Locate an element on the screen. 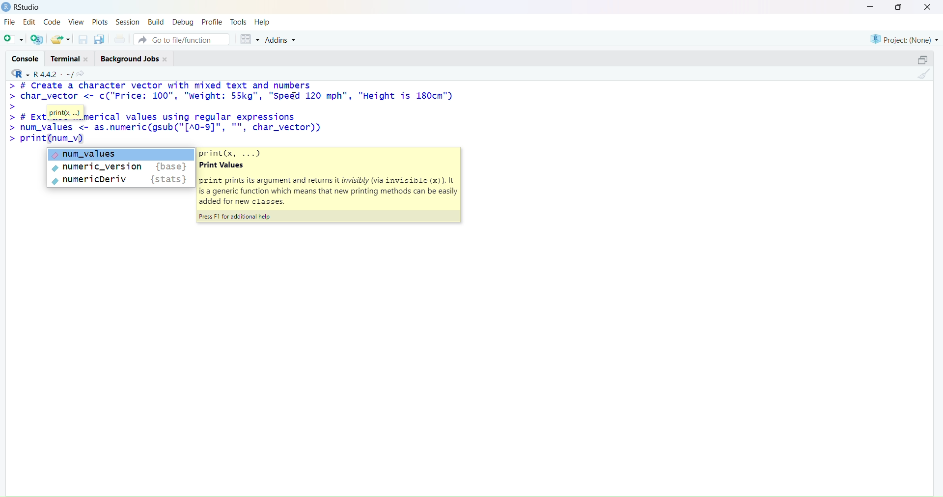 This screenshot has height=497, width=943. R is located at coordinates (20, 74).